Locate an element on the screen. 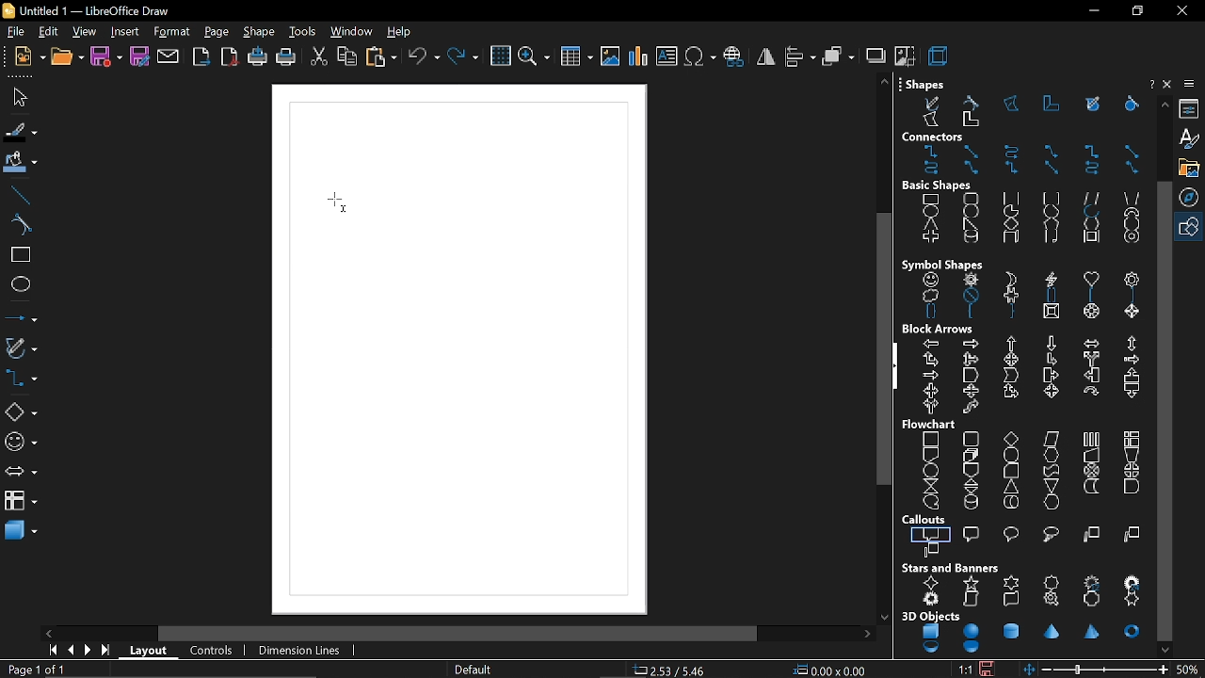 The width and height of the screenshot is (1205, 678). next page is located at coordinates (86, 652).